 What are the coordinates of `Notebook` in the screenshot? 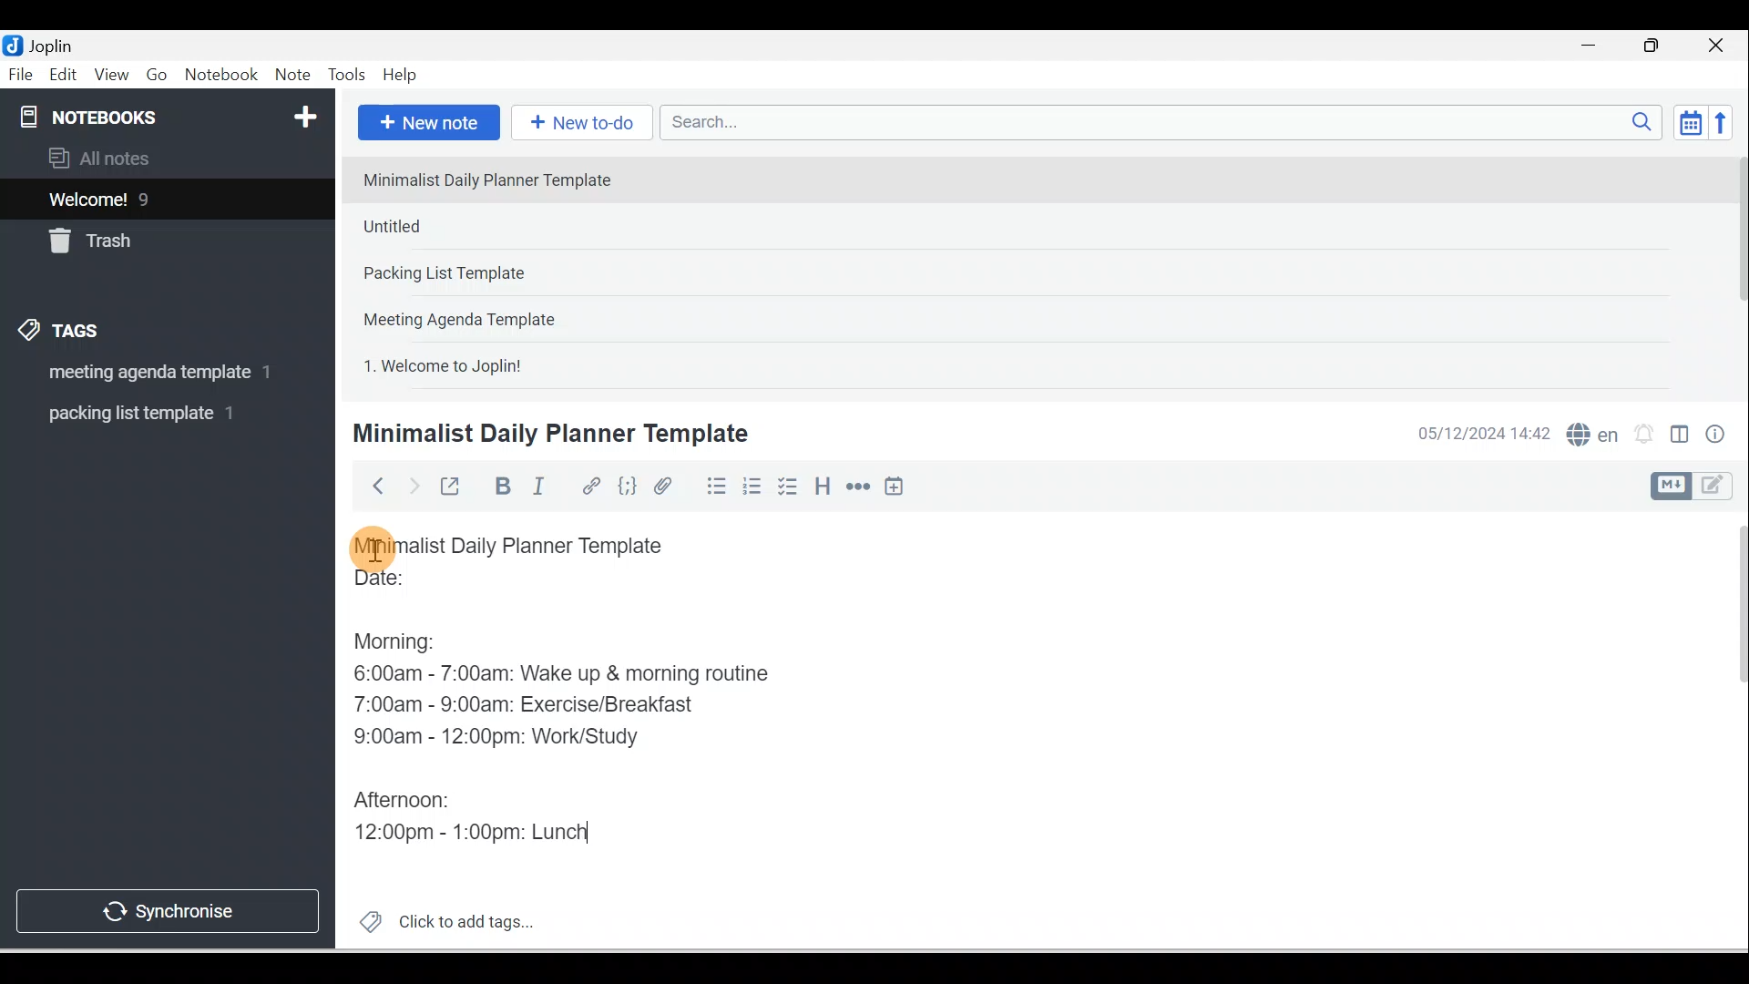 It's located at (220, 76).